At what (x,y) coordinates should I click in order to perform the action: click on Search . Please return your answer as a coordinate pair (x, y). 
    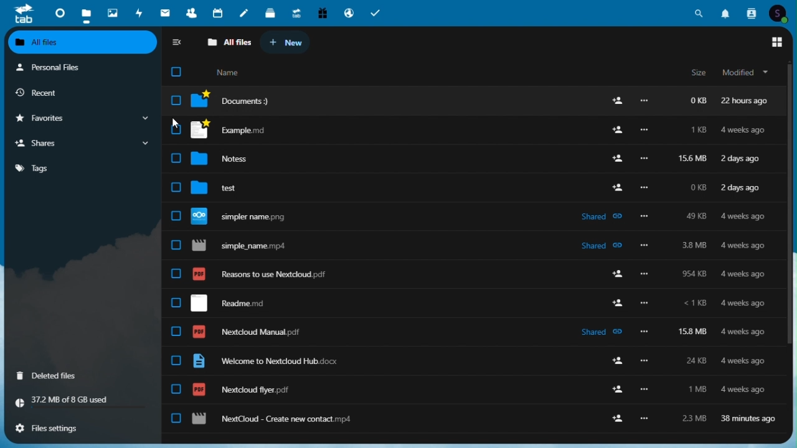
    Looking at the image, I should click on (699, 13).